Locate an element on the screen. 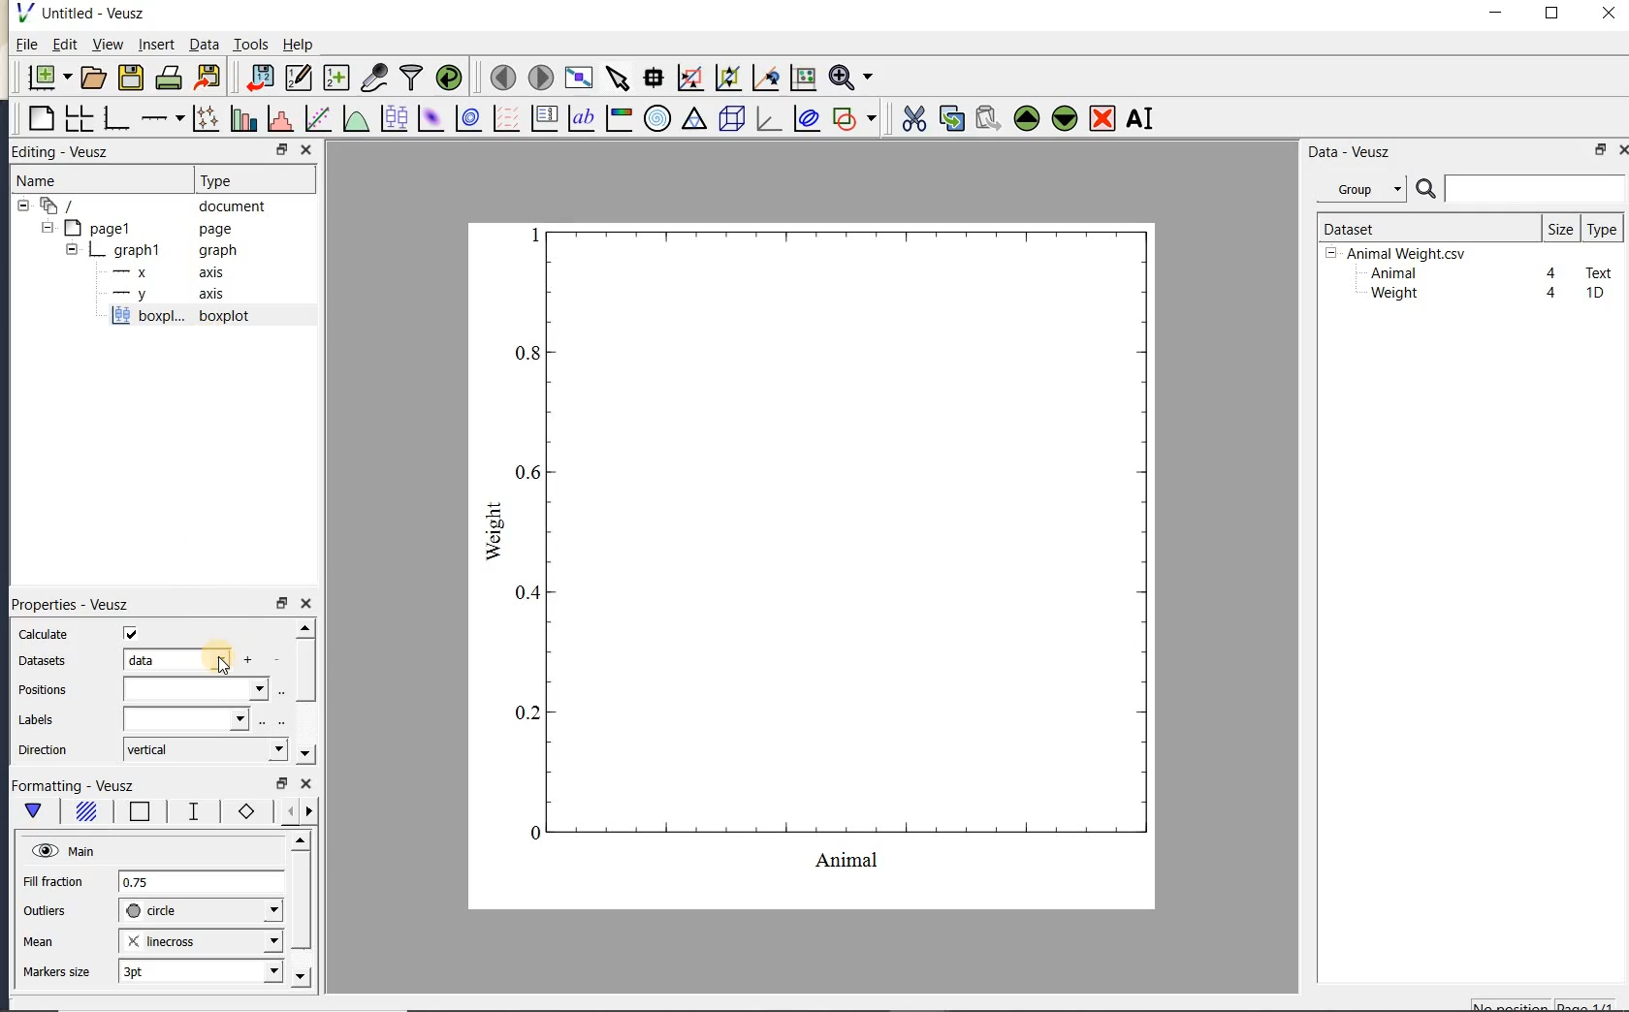 This screenshot has width=1629, height=1012. Name is located at coordinates (57, 180).